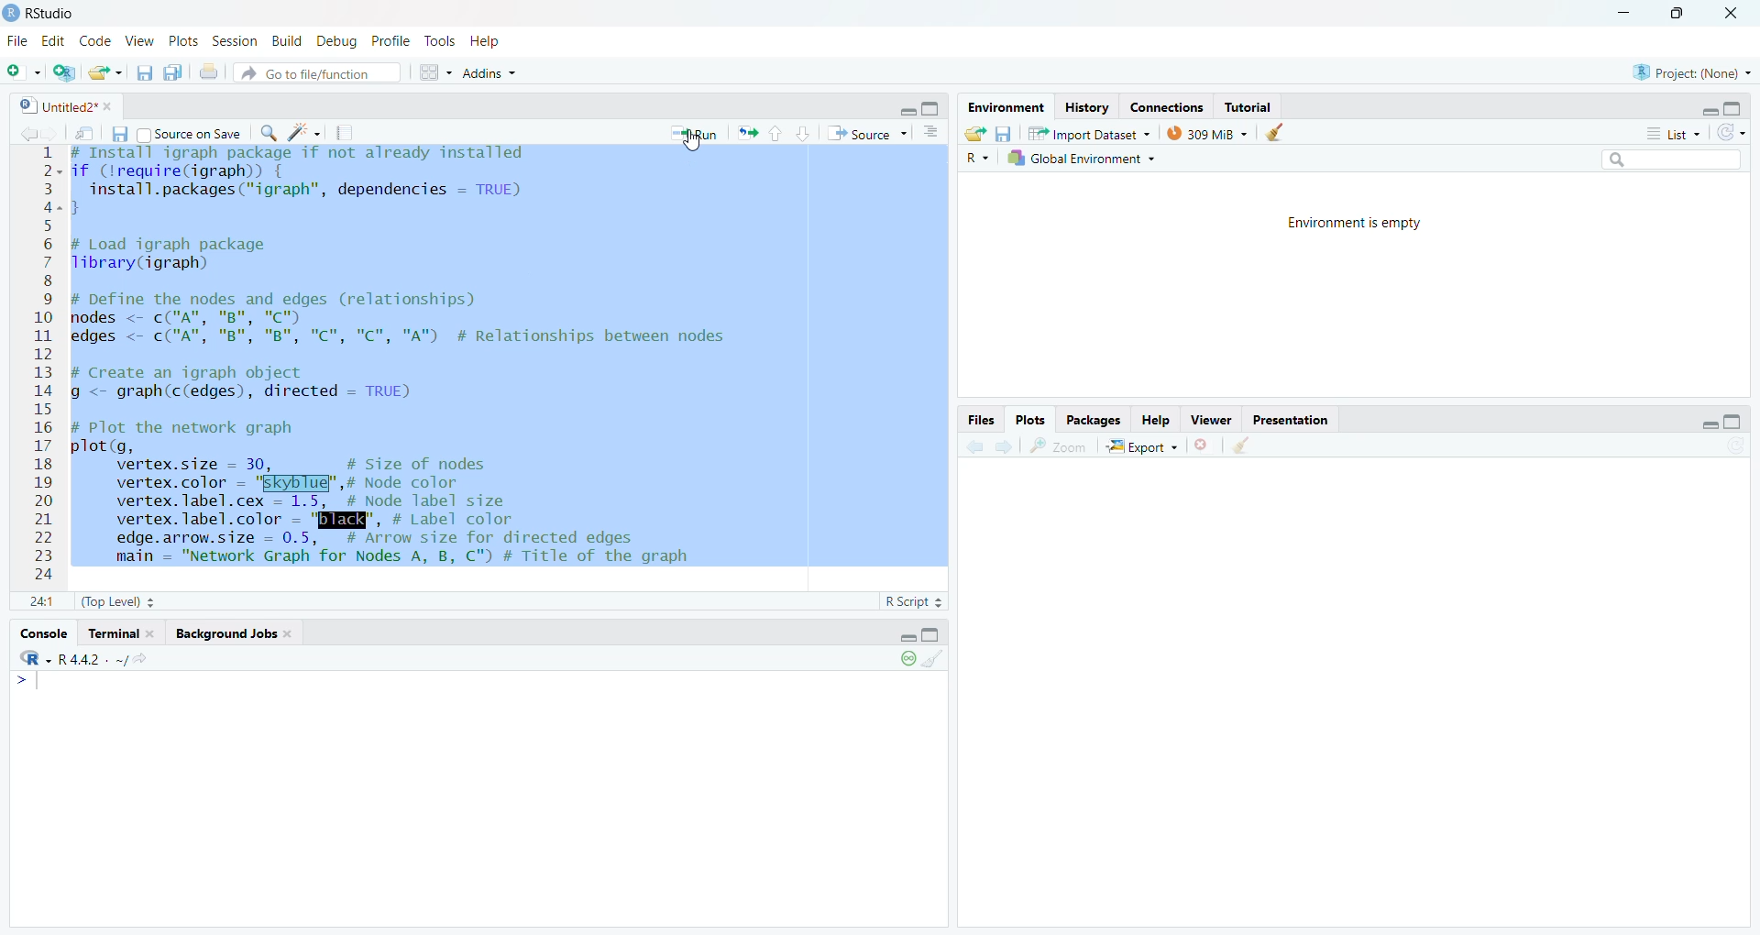 This screenshot has width=1760, height=935. I want to click on Connections, so click(1169, 106).